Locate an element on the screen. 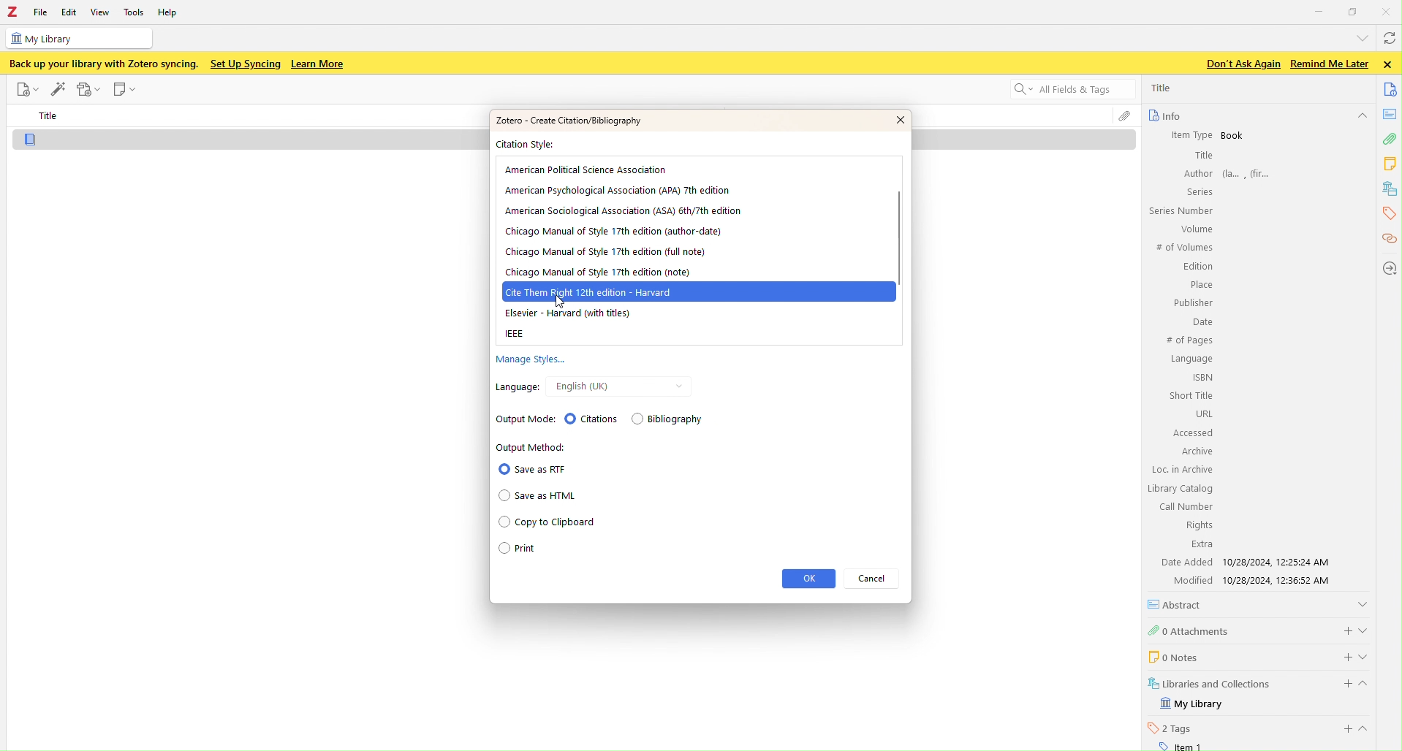 Image resolution: width=1402 pixels, height=751 pixels. Loc. in Archive is located at coordinates (1183, 470).